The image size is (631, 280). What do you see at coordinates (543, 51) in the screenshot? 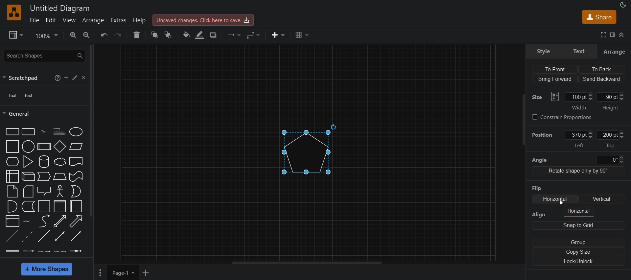
I see `style` at bounding box center [543, 51].